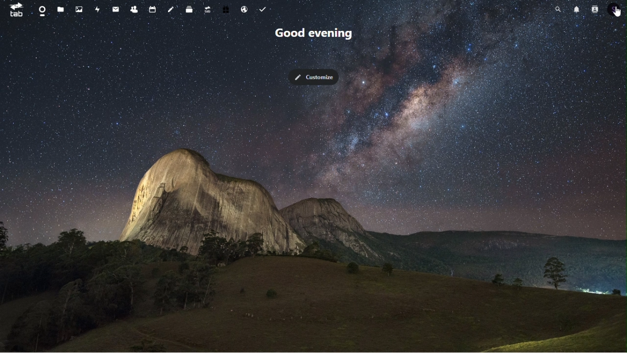  I want to click on Customize, so click(316, 77).